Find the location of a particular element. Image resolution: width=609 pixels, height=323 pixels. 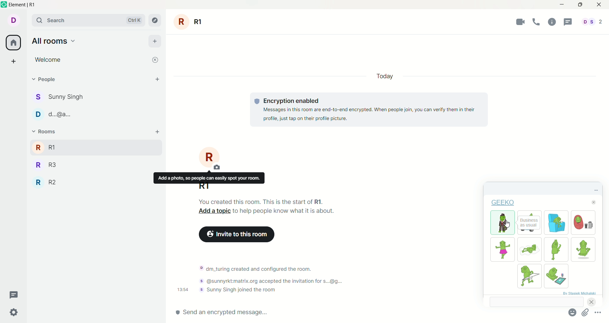

rooms is located at coordinates (46, 131).